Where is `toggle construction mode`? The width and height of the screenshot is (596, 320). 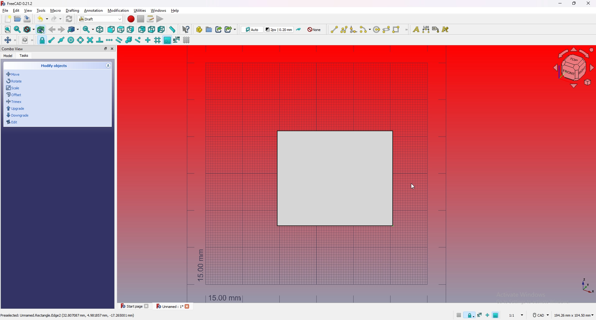
toggle construction mode is located at coordinates (299, 29).